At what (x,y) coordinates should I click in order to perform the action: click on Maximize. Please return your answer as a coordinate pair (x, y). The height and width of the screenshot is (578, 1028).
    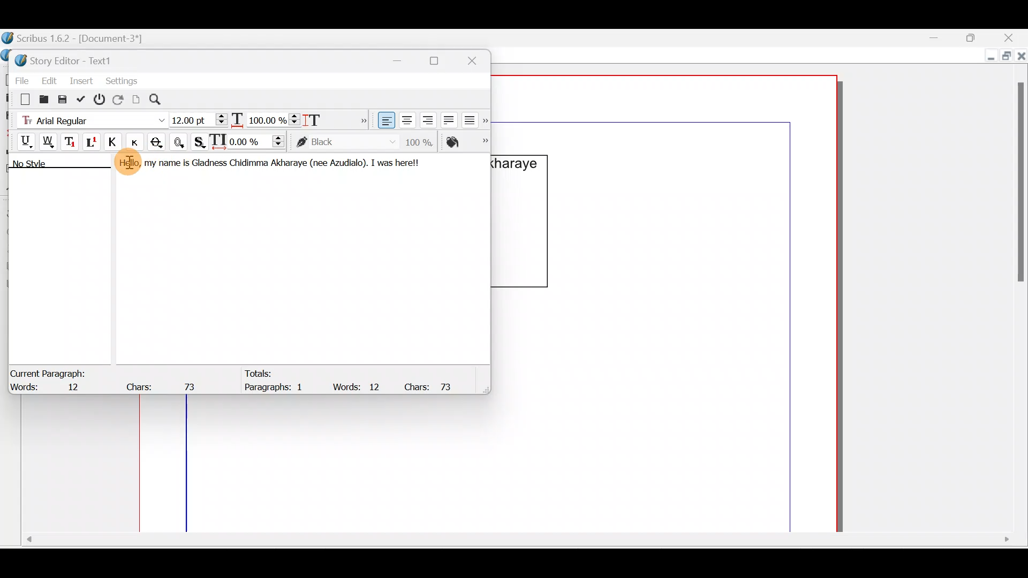
    Looking at the image, I should click on (977, 37).